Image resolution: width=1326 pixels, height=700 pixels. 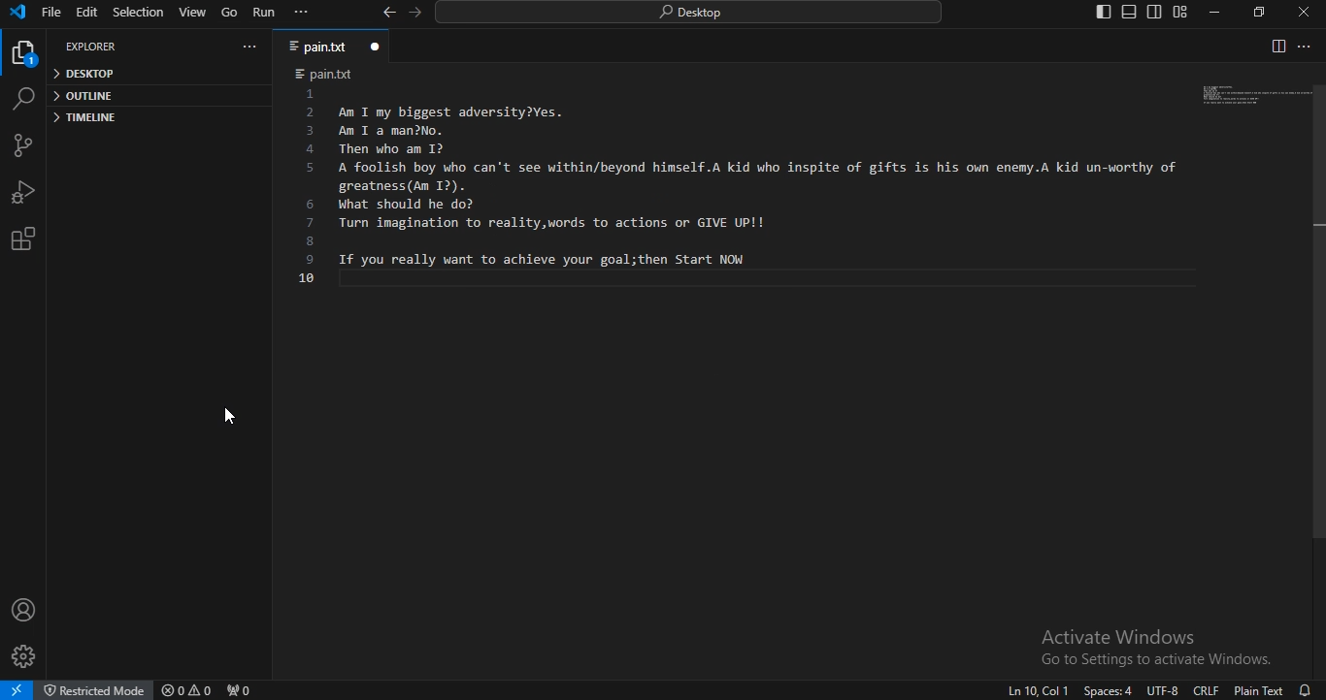 What do you see at coordinates (94, 47) in the screenshot?
I see `explorer` at bounding box center [94, 47].